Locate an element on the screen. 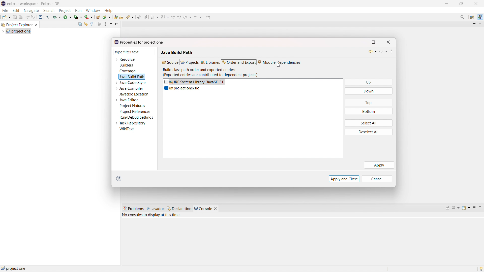  logo is located at coordinates (4, 4).